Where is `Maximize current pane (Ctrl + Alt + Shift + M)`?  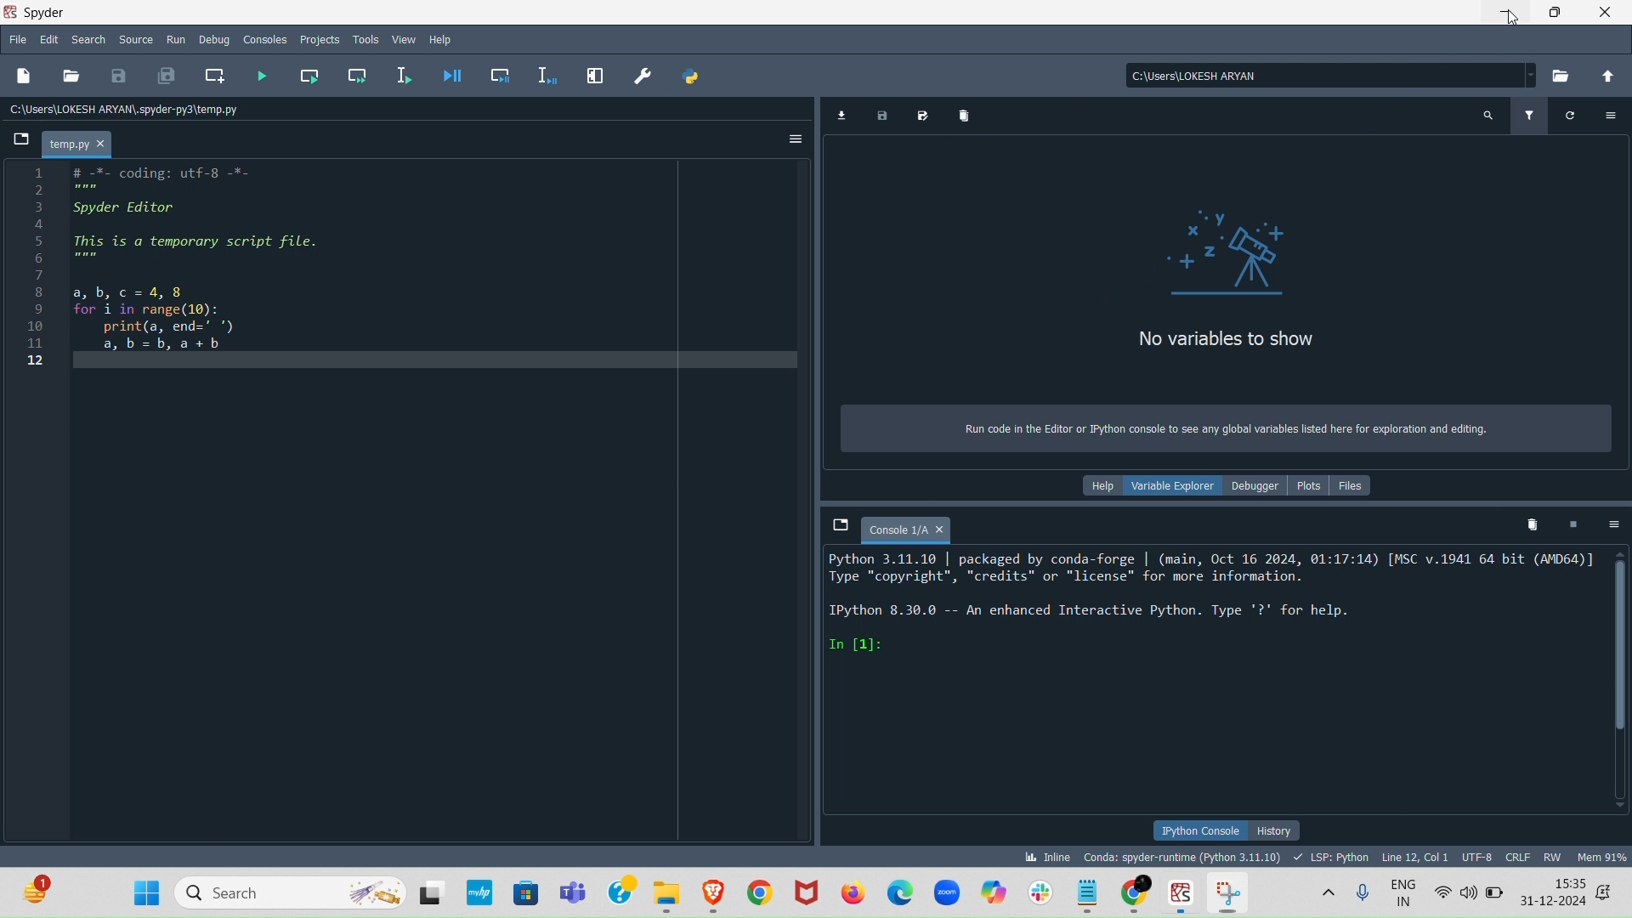 Maximize current pane (Ctrl + Alt + Shift + M) is located at coordinates (593, 74).